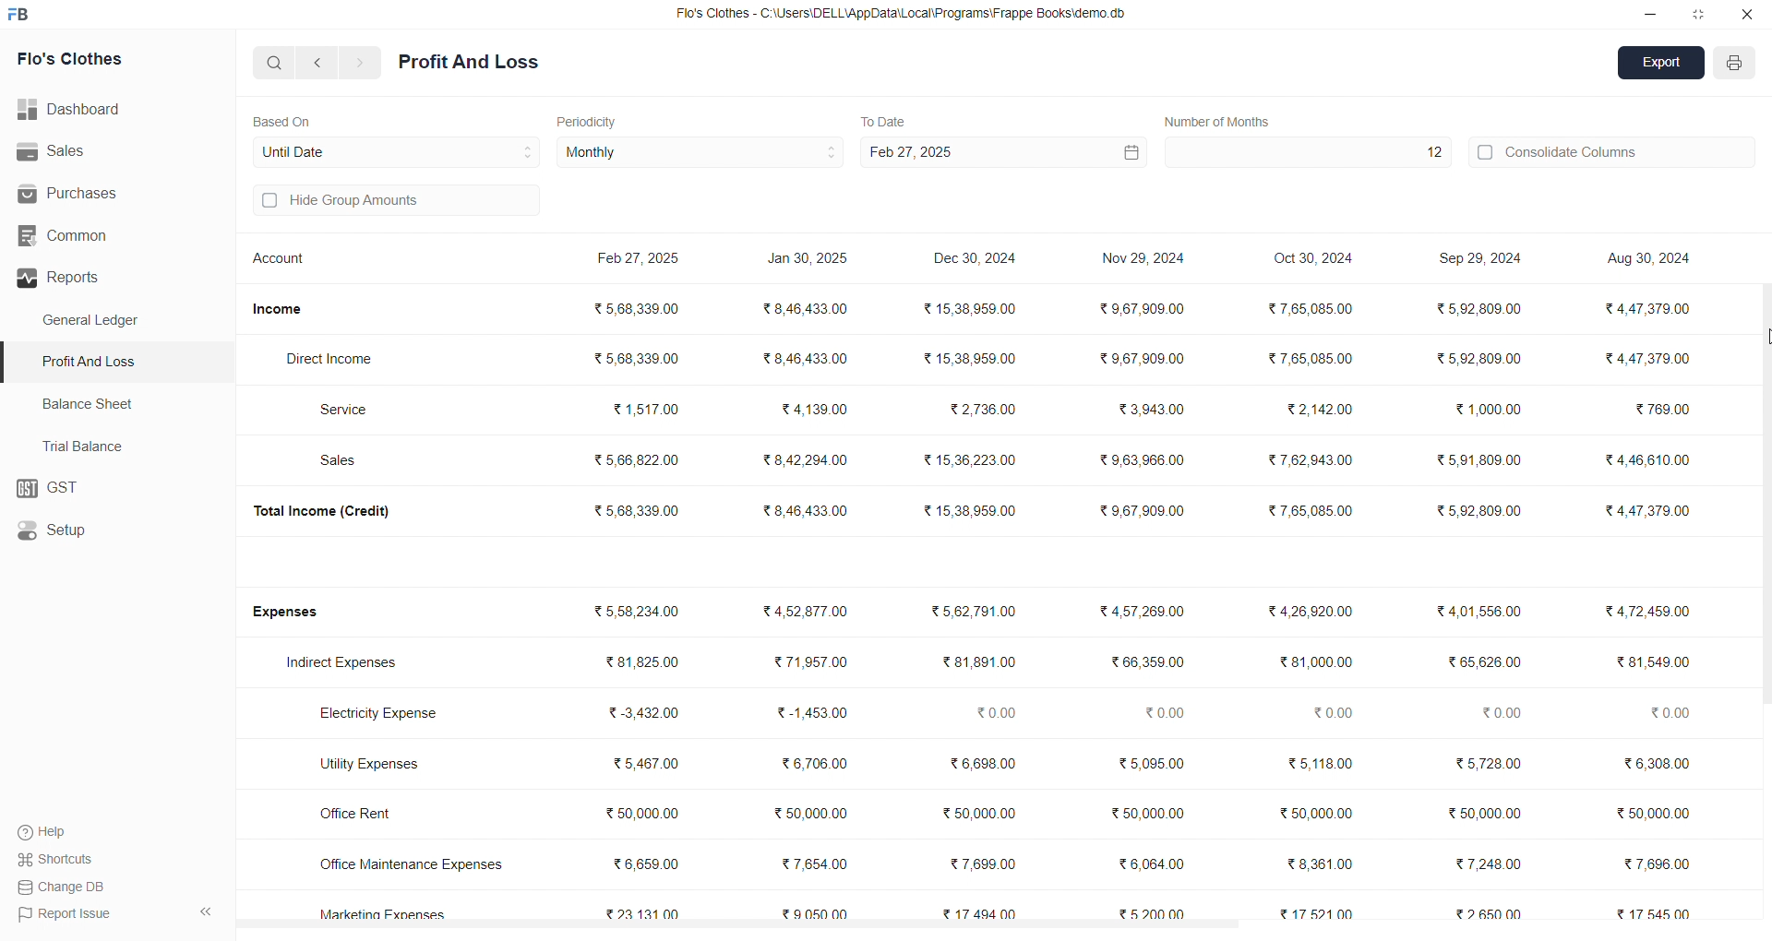 This screenshot has width=1772, height=941. What do you see at coordinates (275, 62) in the screenshot?
I see `search` at bounding box center [275, 62].